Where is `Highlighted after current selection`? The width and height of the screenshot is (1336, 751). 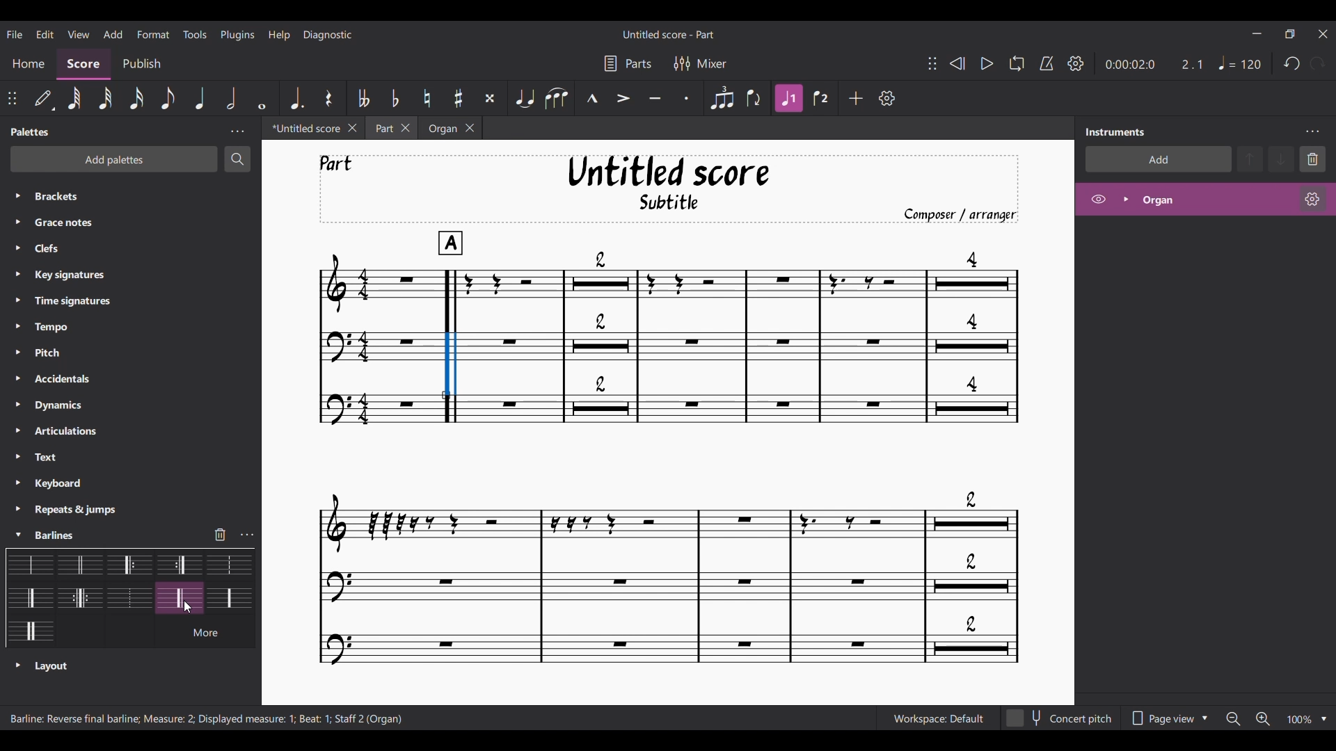
Highlighted after current selection is located at coordinates (788, 99).